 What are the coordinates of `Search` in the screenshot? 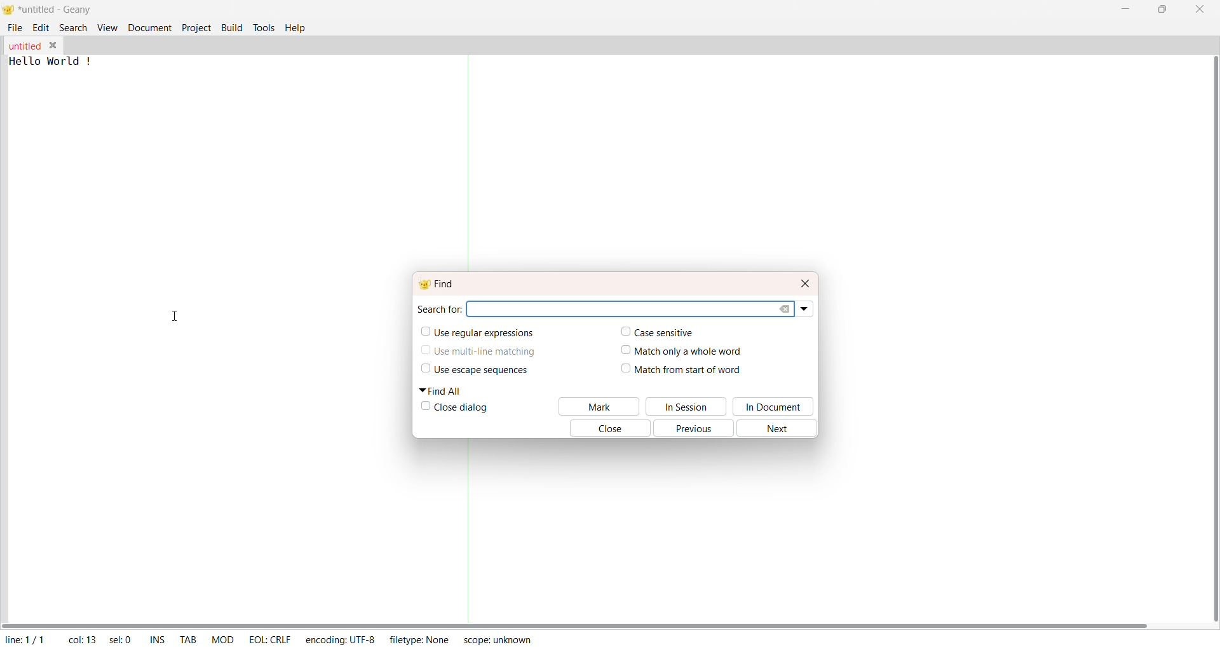 It's located at (72, 27).